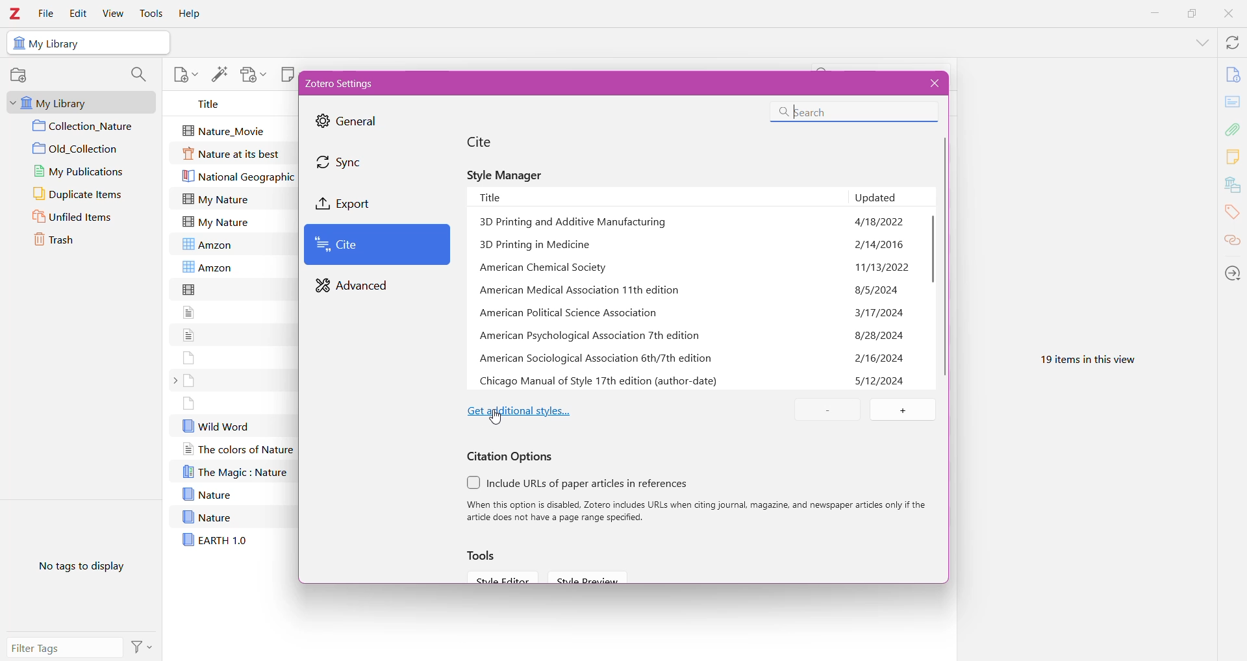 The image size is (1247, 661). What do you see at coordinates (355, 286) in the screenshot?
I see `Advanced` at bounding box center [355, 286].